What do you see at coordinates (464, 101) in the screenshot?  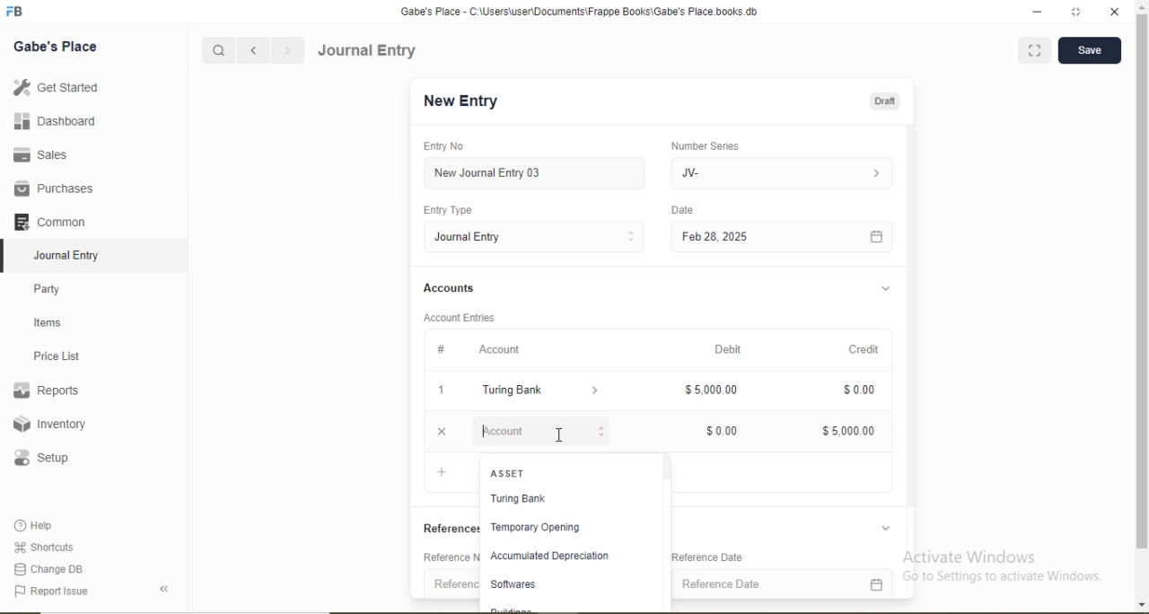 I see `New Entry` at bounding box center [464, 101].